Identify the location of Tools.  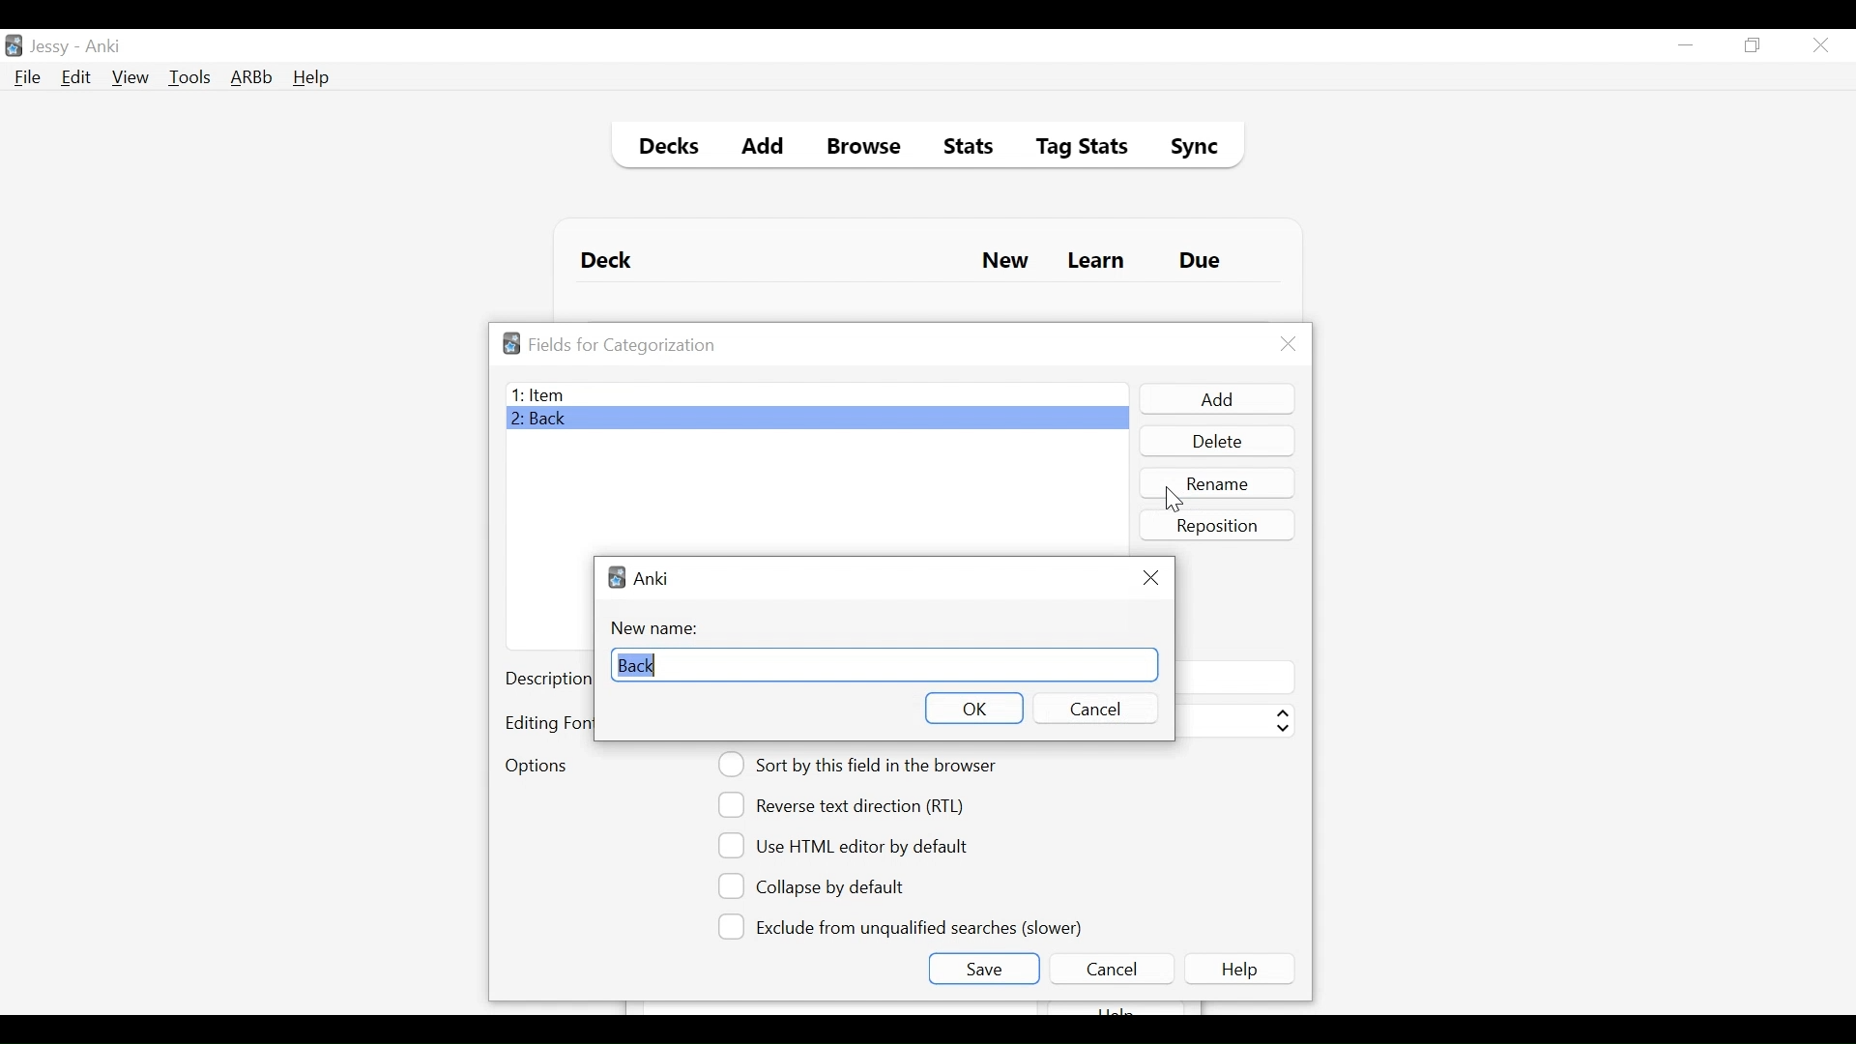
(189, 76).